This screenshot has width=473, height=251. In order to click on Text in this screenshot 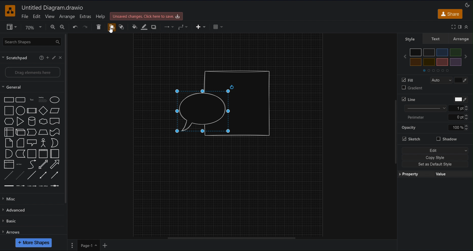, I will do `click(32, 100)`.